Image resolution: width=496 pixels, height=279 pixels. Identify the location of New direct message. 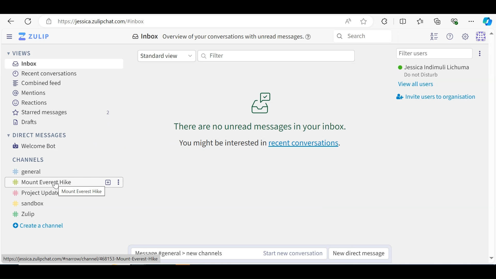
(358, 254).